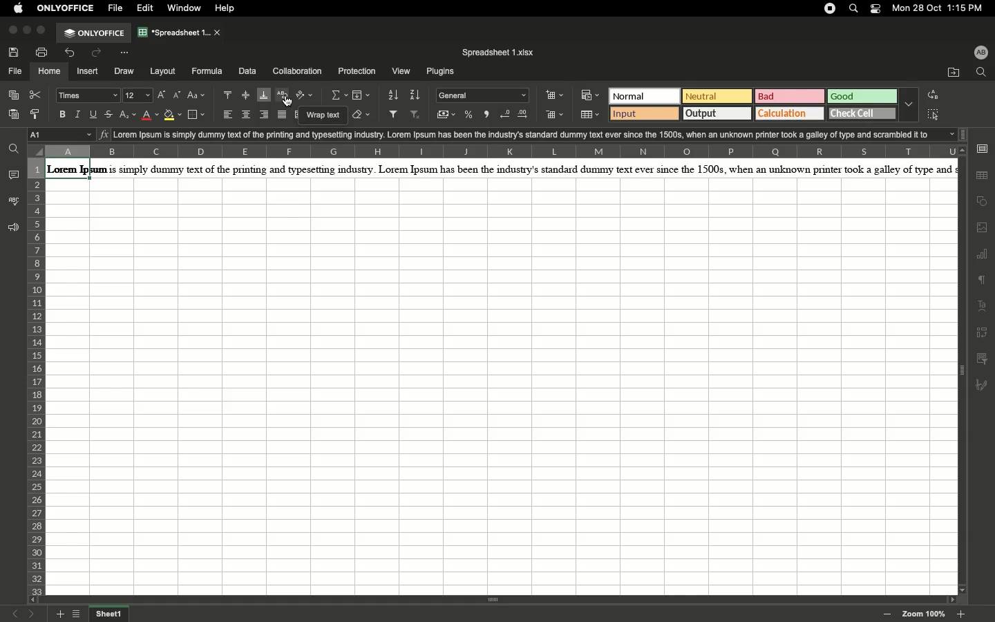  Describe the element at coordinates (983, 332) in the screenshot. I see `Pivot` at that location.